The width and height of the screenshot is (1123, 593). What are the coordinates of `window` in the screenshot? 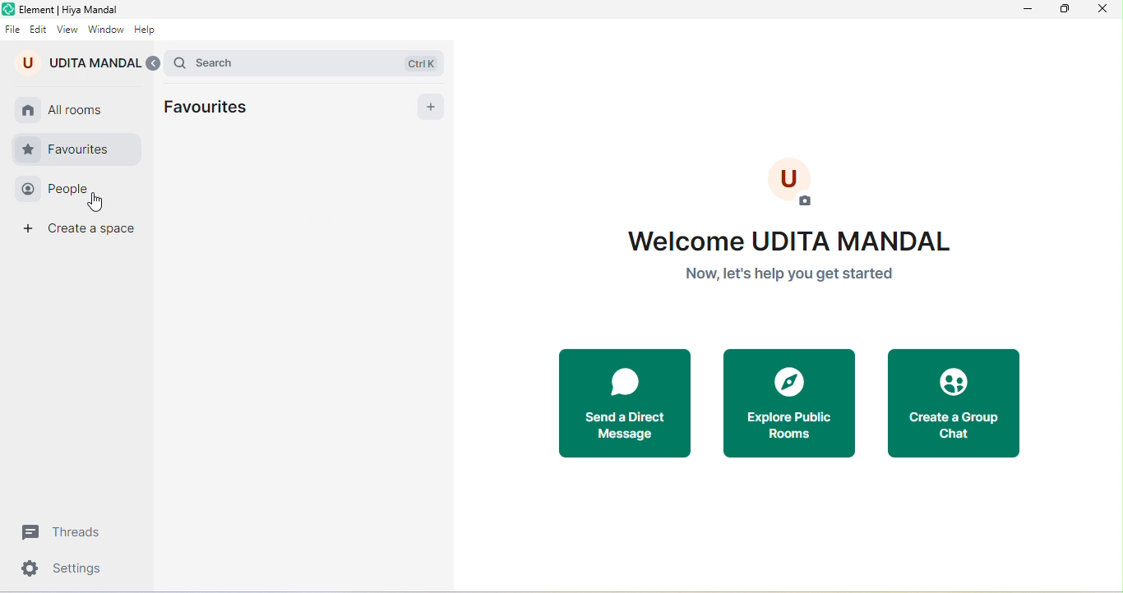 It's located at (106, 28).